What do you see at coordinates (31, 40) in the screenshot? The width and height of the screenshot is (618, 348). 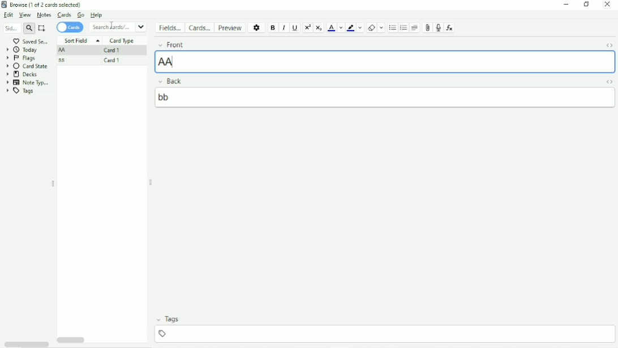 I see `Saved search` at bounding box center [31, 40].